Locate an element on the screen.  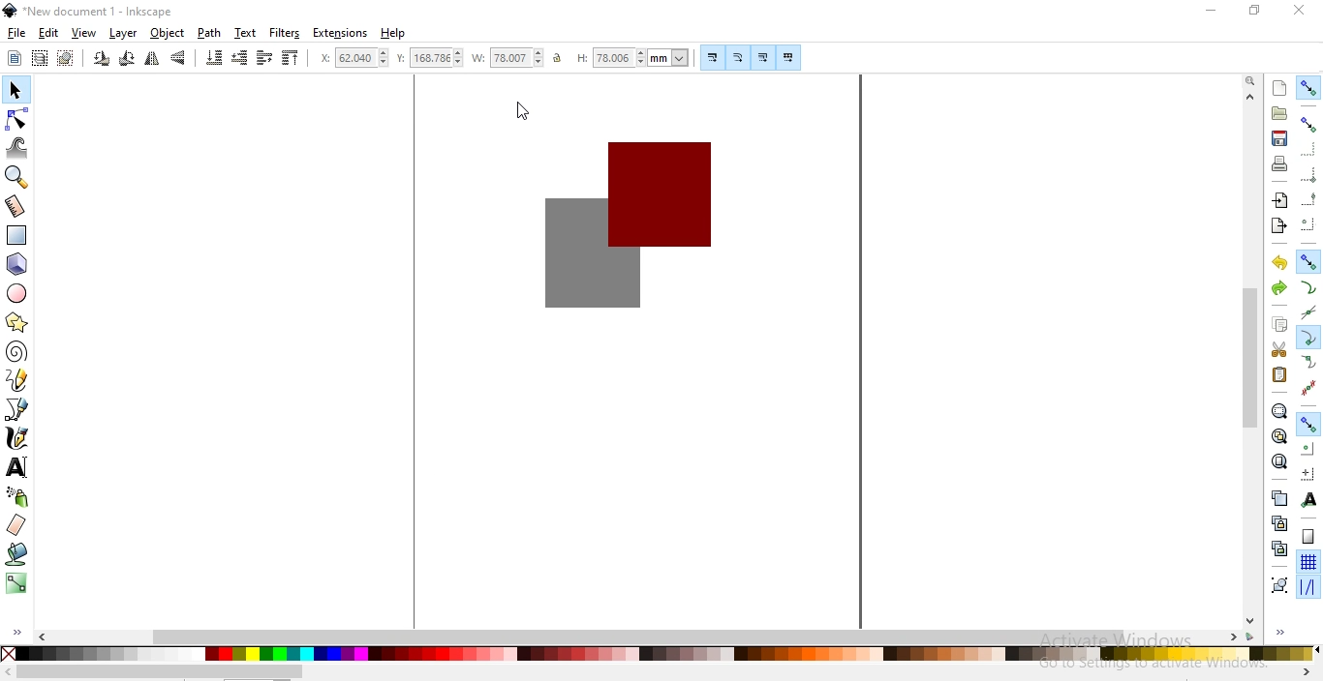
copy is located at coordinates (1279, 324).